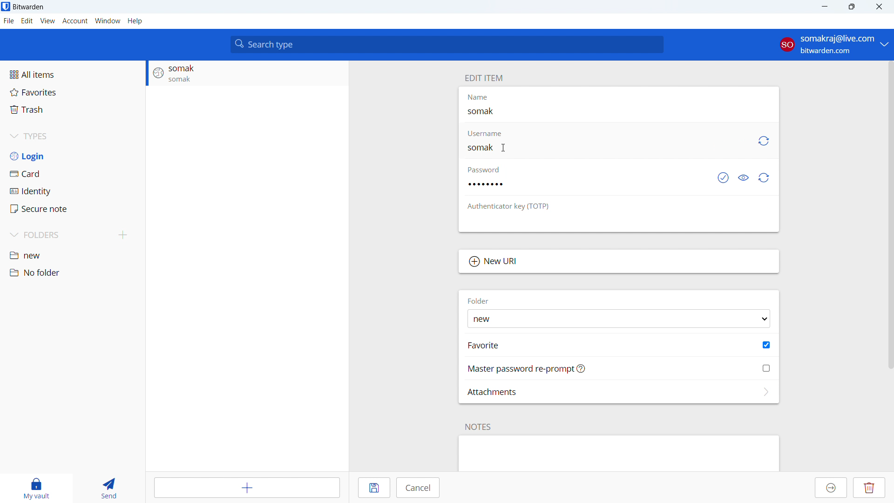  Describe the element at coordinates (578, 184) in the screenshot. I see `edit password` at that location.